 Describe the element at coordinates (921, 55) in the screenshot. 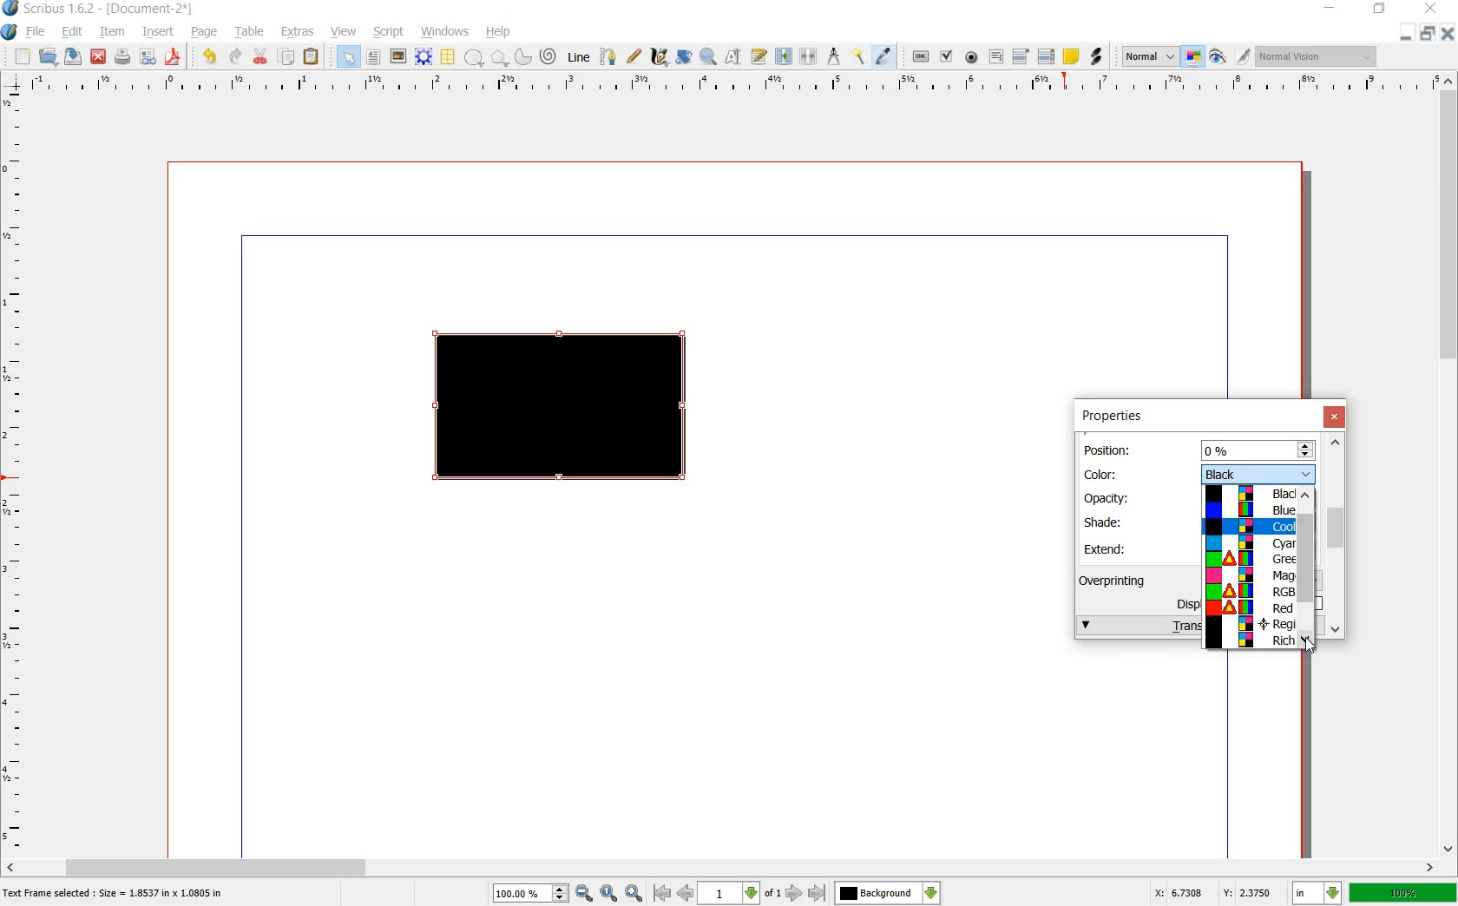

I see `pdf push button` at that location.